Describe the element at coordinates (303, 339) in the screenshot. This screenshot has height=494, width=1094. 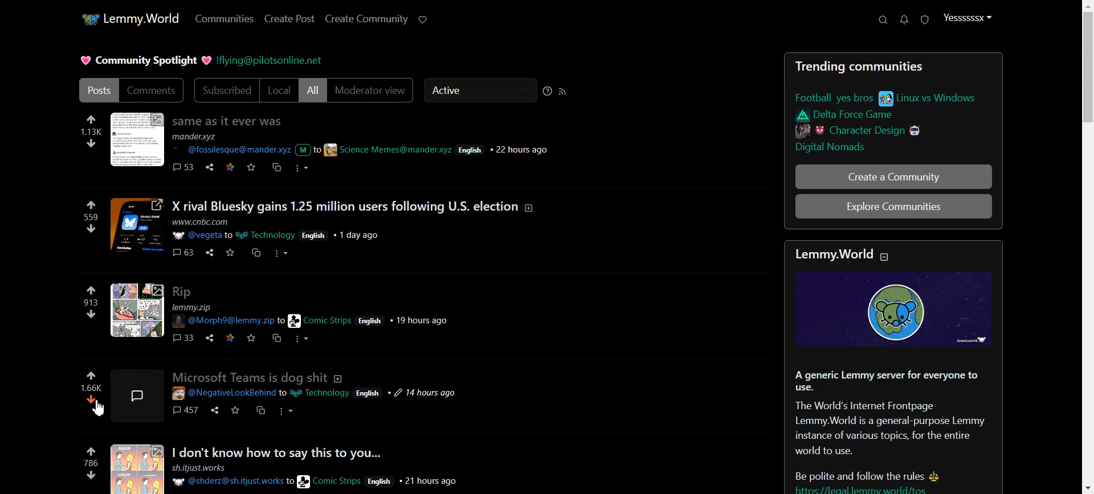
I see `more` at that location.